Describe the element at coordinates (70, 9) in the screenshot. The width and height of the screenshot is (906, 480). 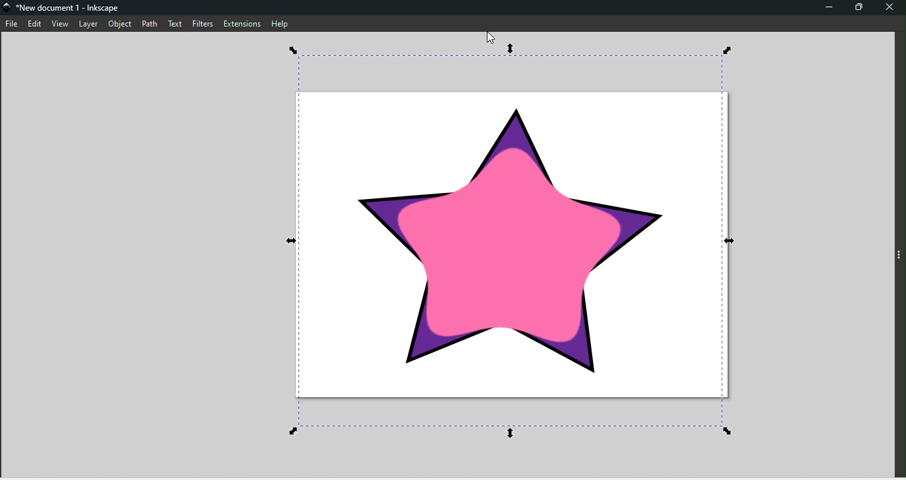
I see `*New document 1 - Inkscape` at that location.